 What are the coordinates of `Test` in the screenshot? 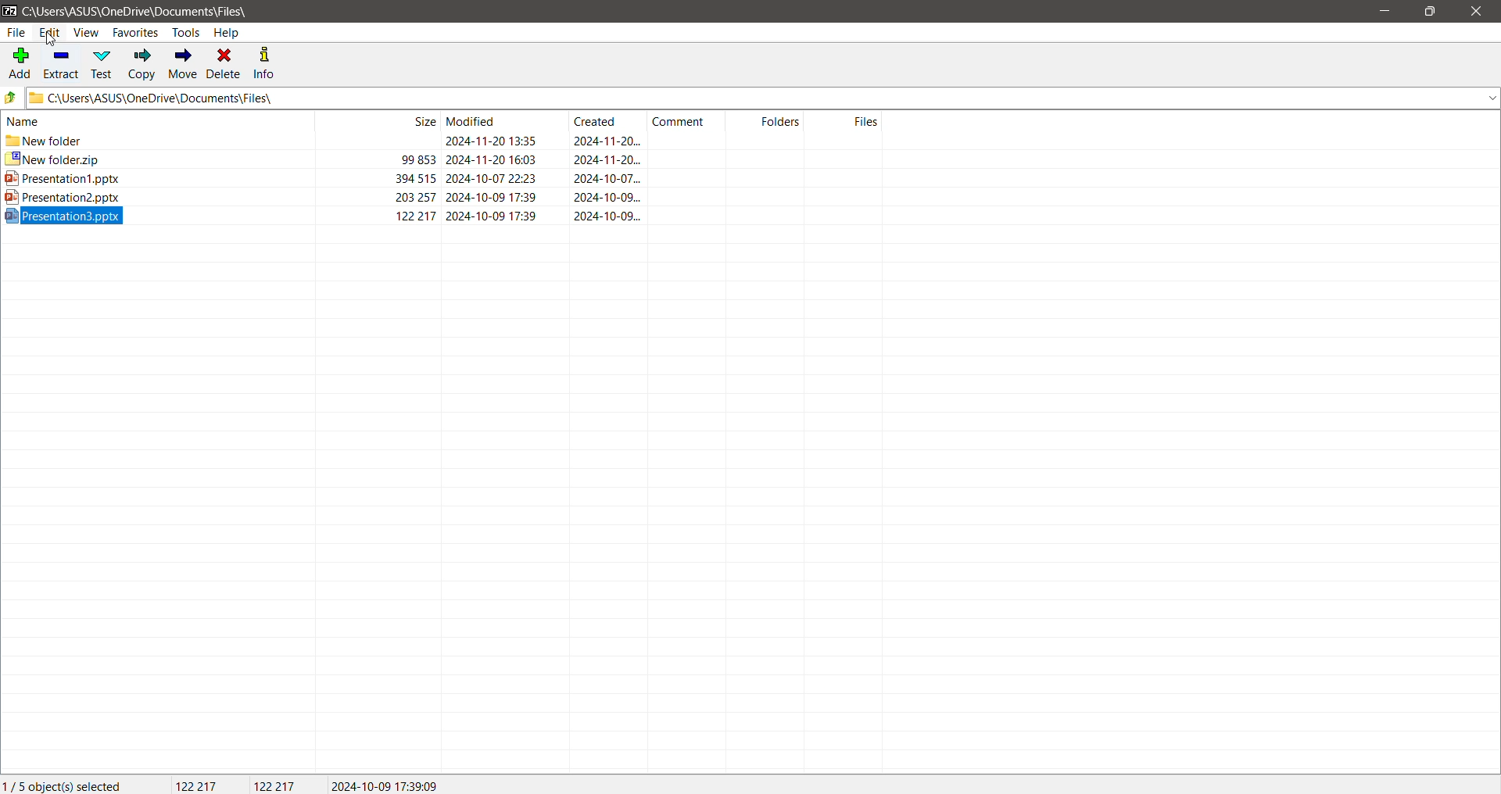 It's located at (104, 63).